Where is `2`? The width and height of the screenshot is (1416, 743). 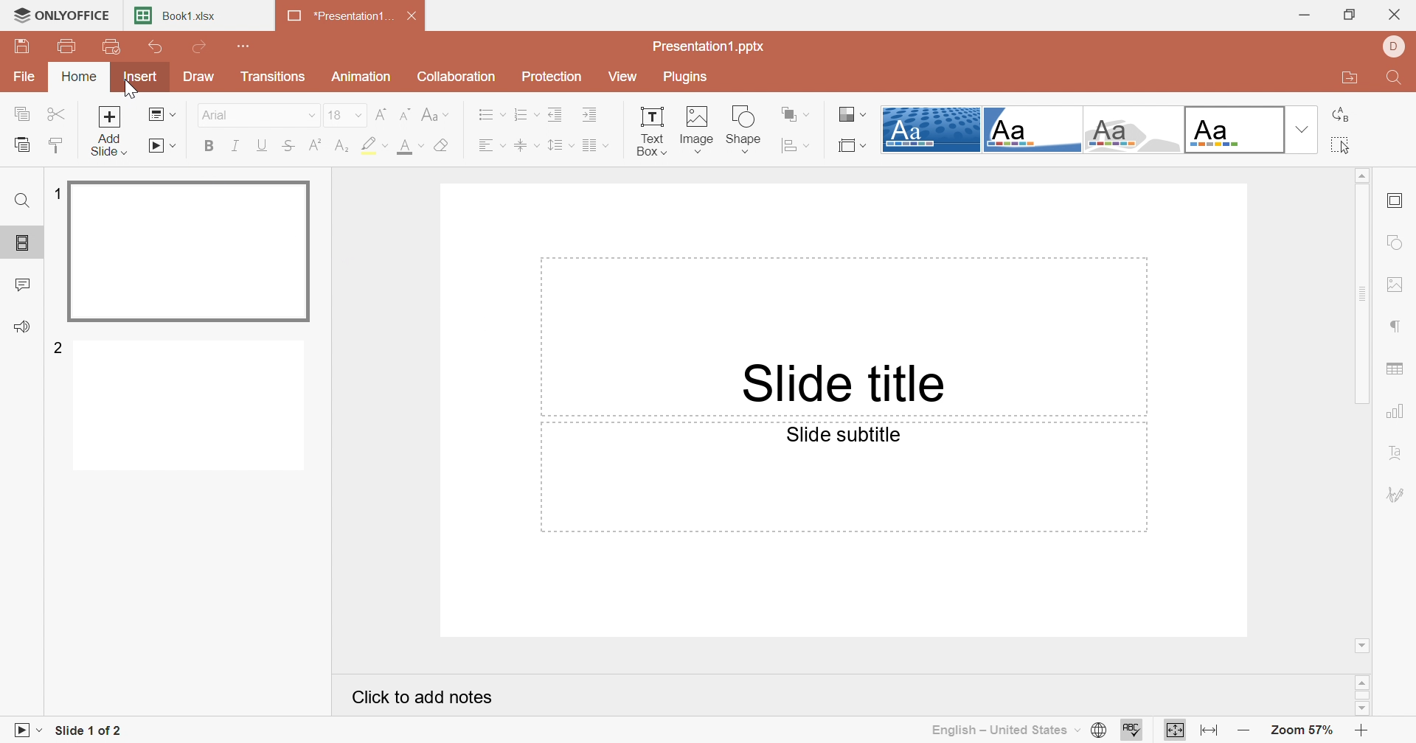
2 is located at coordinates (60, 346).